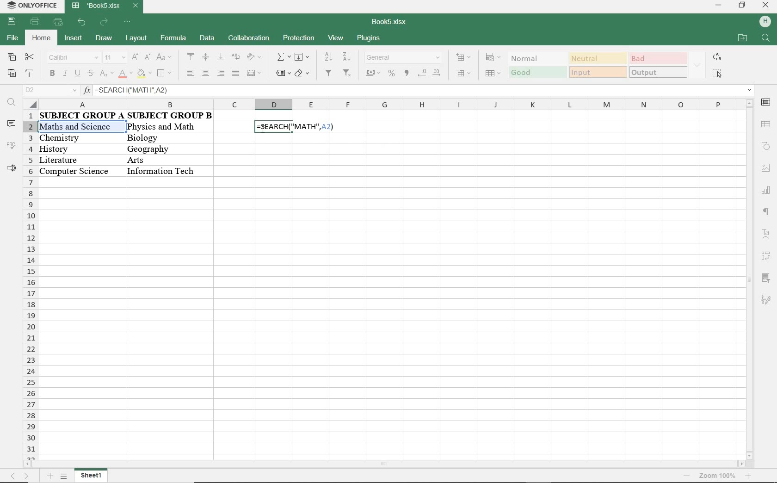 This screenshot has width=777, height=483. Describe the element at coordinates (58, 22) in the screenshot. I see `customize quick access toolbar` at that location.